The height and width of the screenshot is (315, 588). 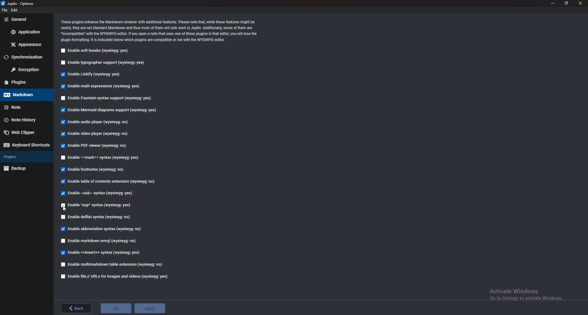 I want to click on Enable sub syntax, so click(x=97, y=193).